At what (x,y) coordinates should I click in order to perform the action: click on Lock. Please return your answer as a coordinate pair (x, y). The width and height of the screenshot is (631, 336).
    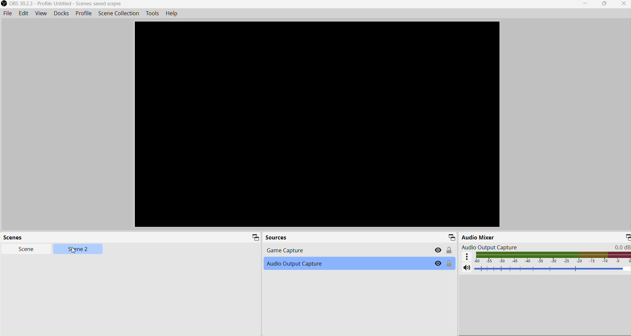
    Looking at the image, I should click on (449, 250).